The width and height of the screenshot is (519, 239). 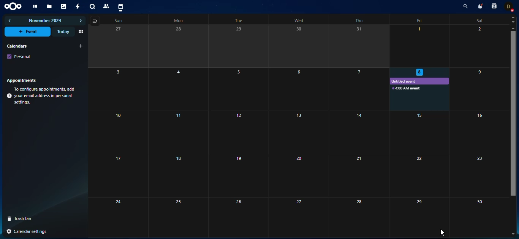 I want to click on 13, so click(x=299, y=132).